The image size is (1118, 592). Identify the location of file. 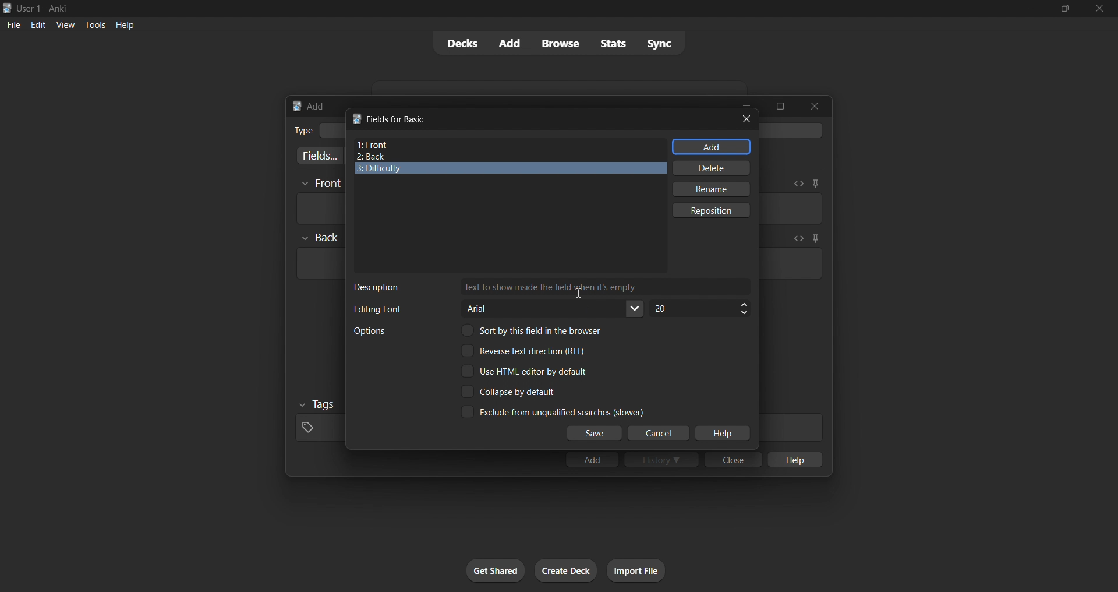
(13, 24).